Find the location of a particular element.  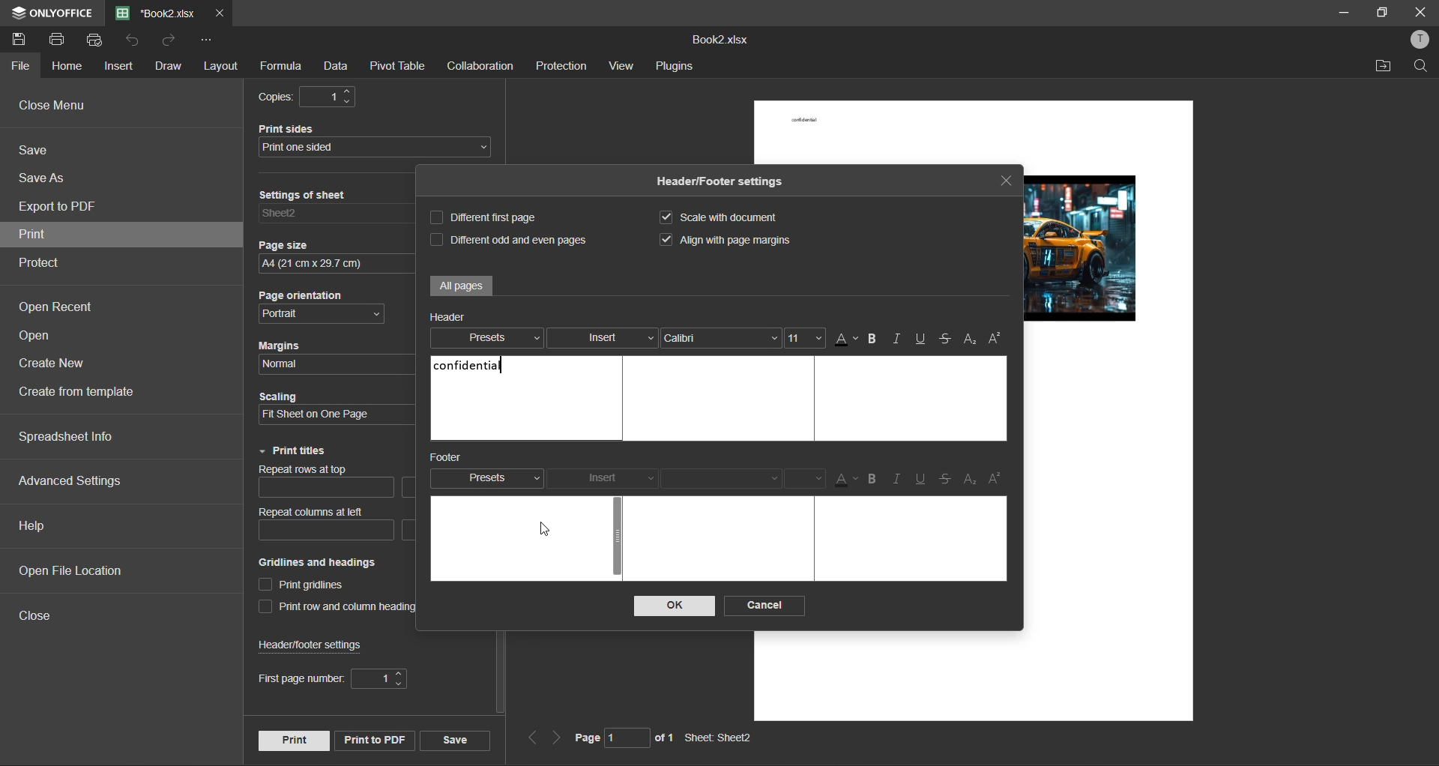

collaboration is located at coordinates (483, 67).